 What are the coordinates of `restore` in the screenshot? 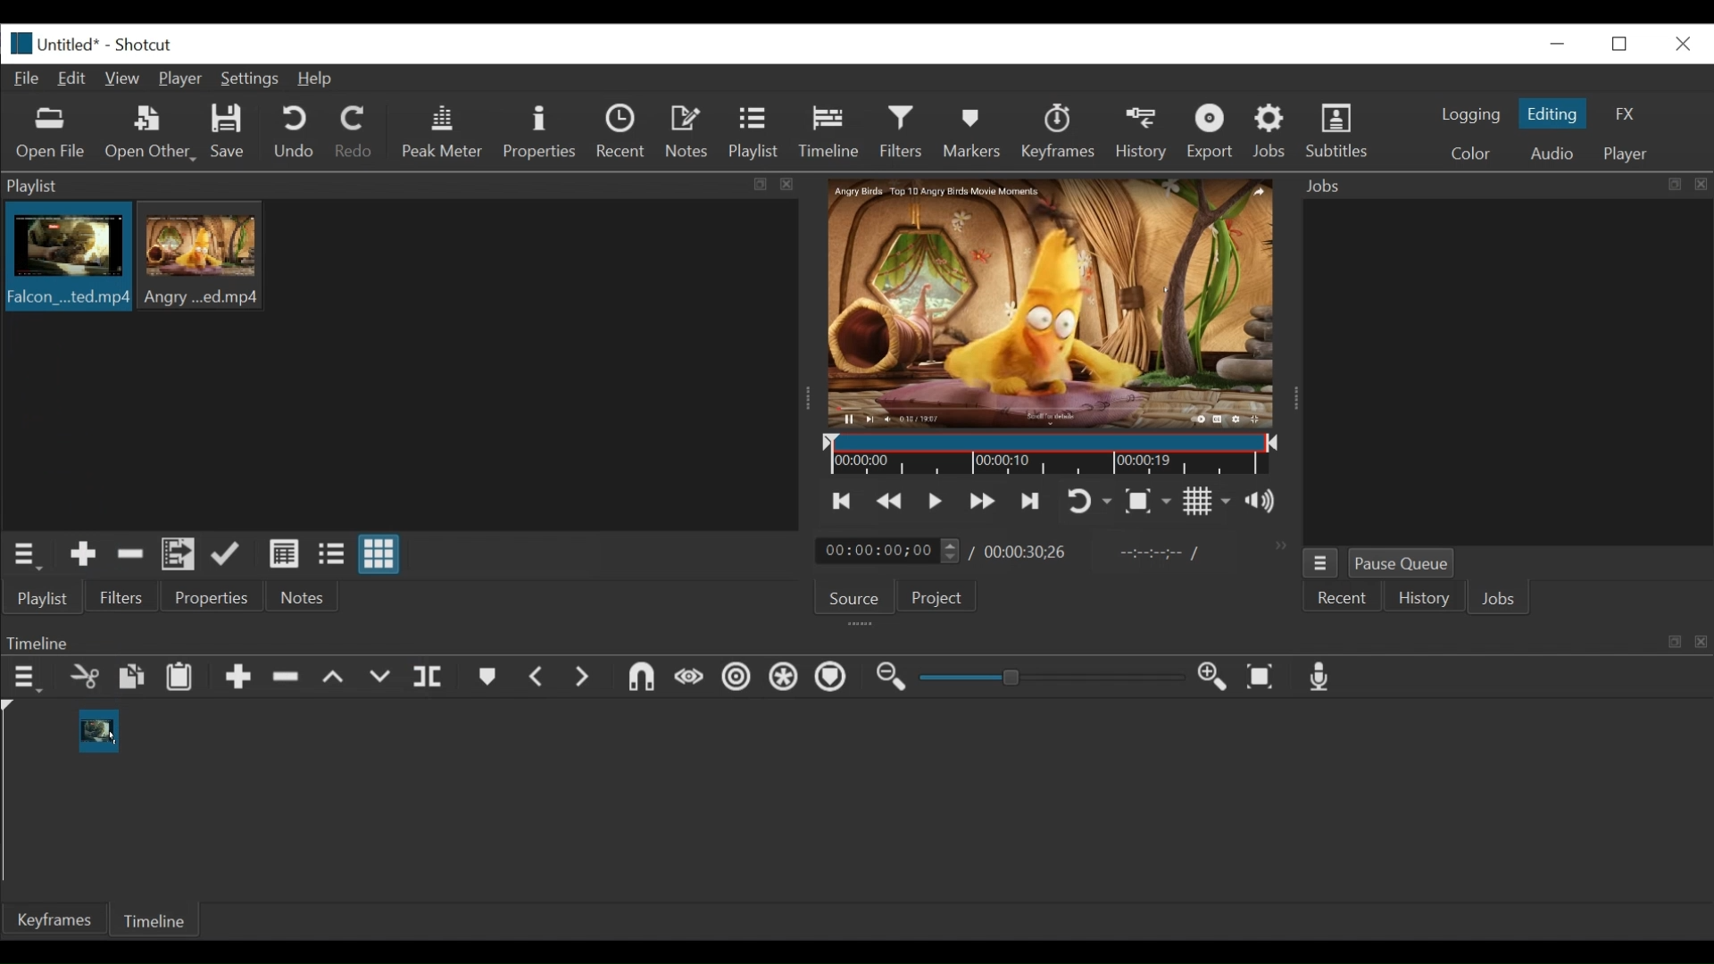 It's located at (1625, 42).